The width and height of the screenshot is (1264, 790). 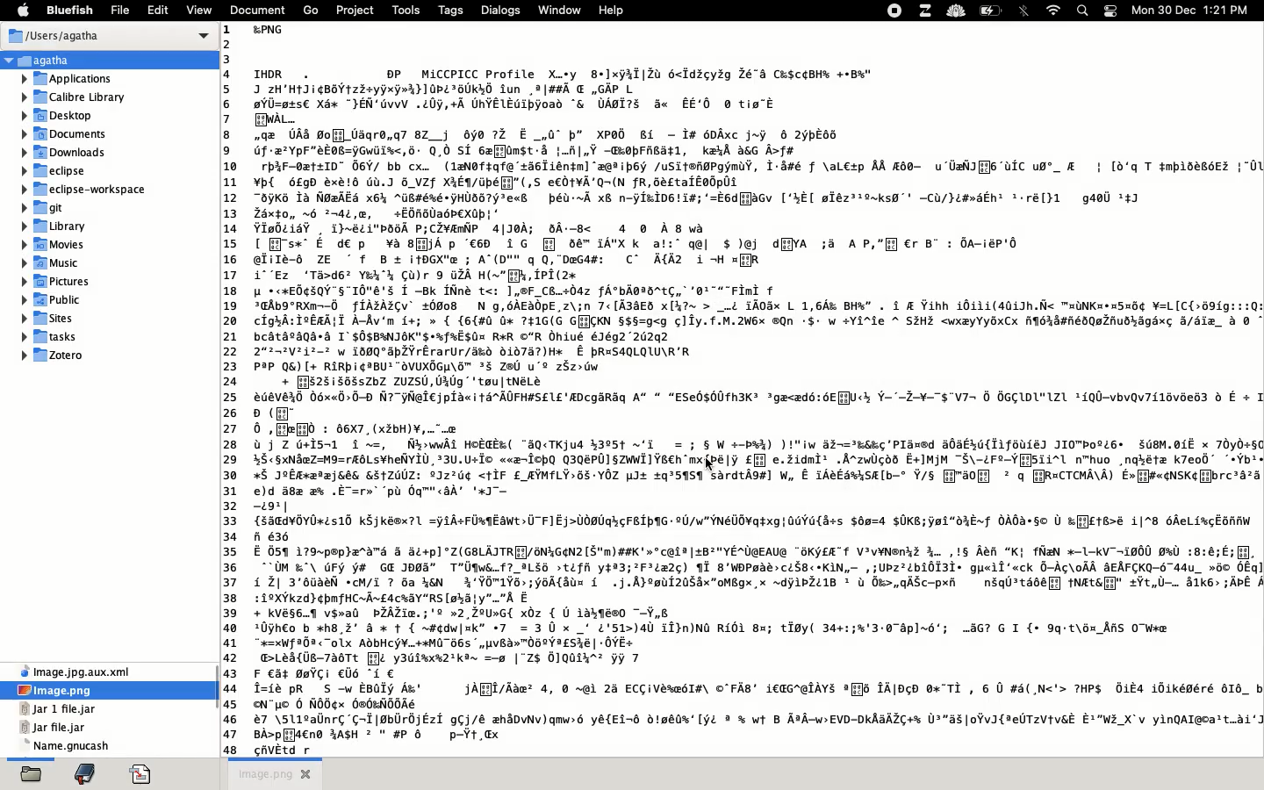 What do you see at coordinates (53, 299) in the screenshot?
I see `public` at bounding box center [53, 299].